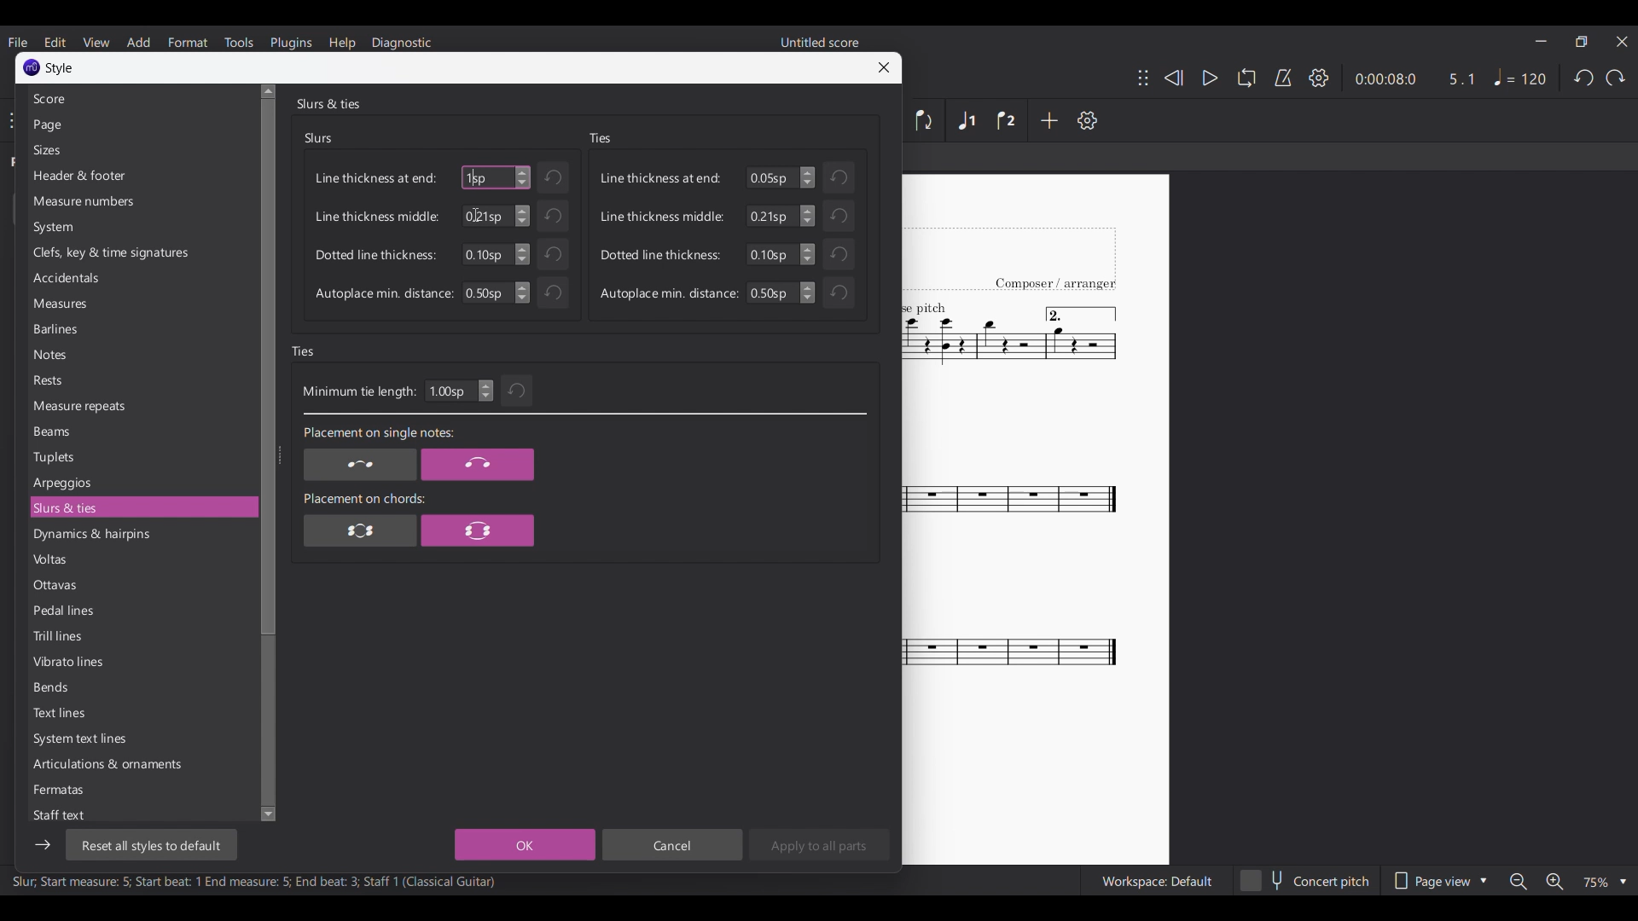  Describe the element at coordinates (141, 662) in the screenshot. I see `Vibrato lines` at that location.